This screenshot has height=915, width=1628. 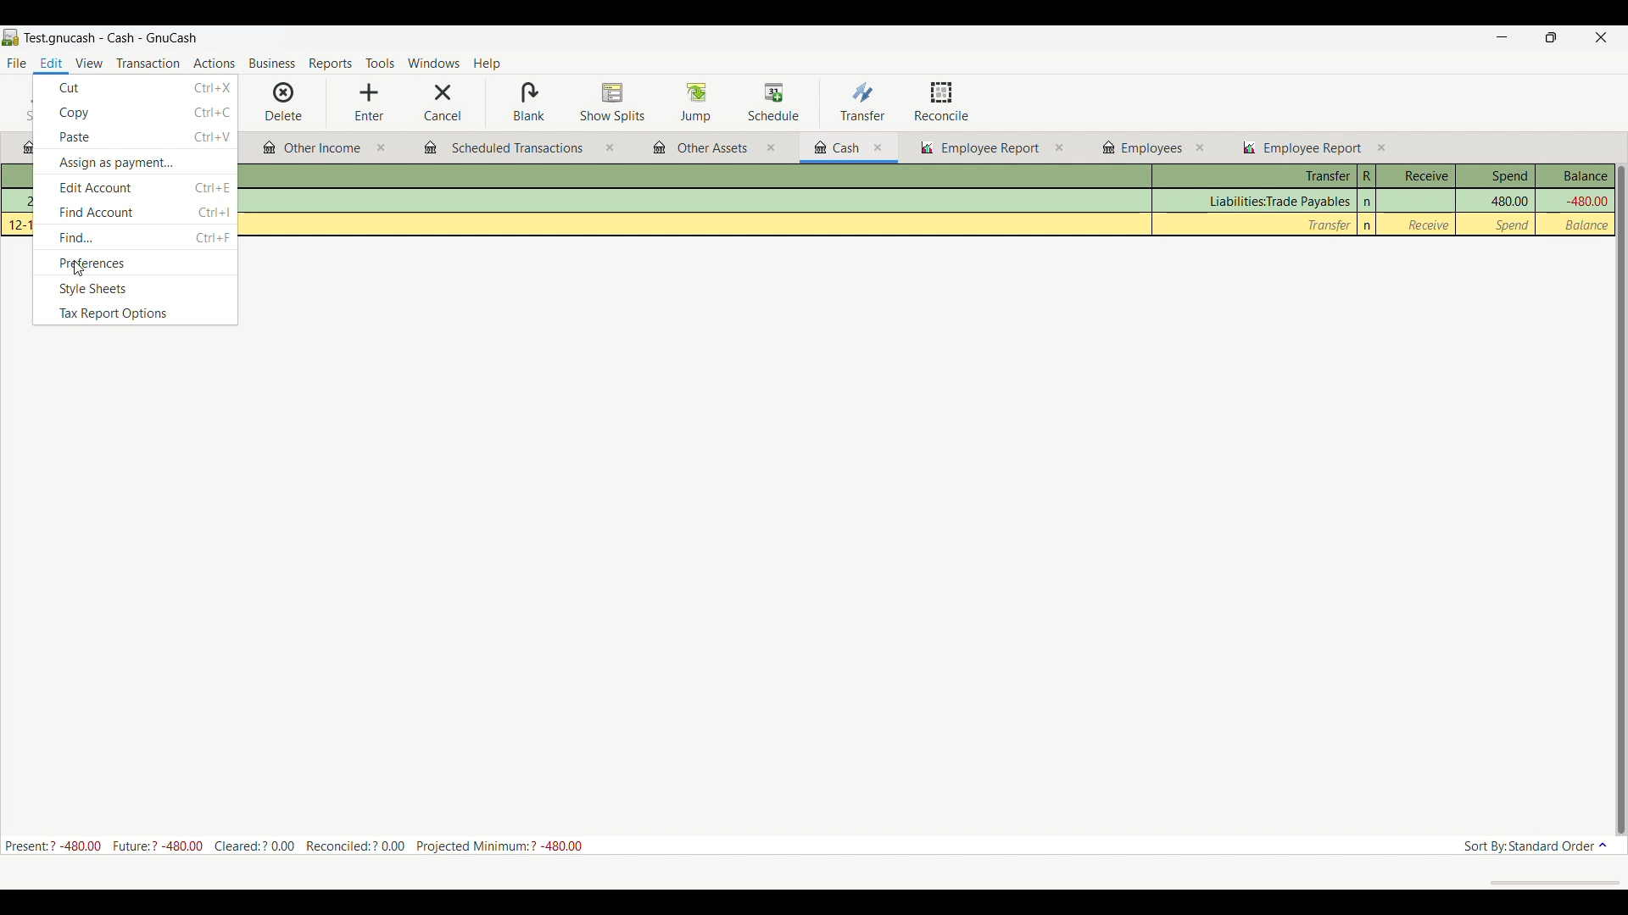 What do you see at coordinates (529, 102) in the screenshot?
I see `Blank` at bounding box center [529, 102].